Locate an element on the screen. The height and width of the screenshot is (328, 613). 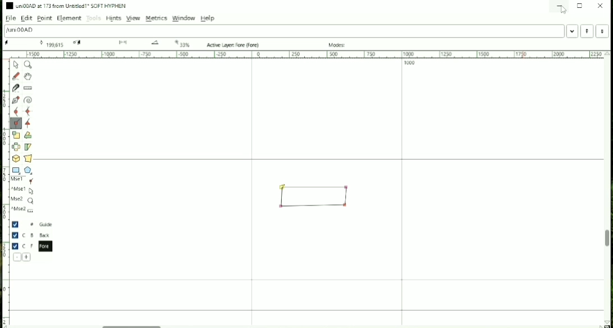
173 Oxad U+00AD "uni00AD" SOFT HYPHEN is located at coordinates (51, 43).